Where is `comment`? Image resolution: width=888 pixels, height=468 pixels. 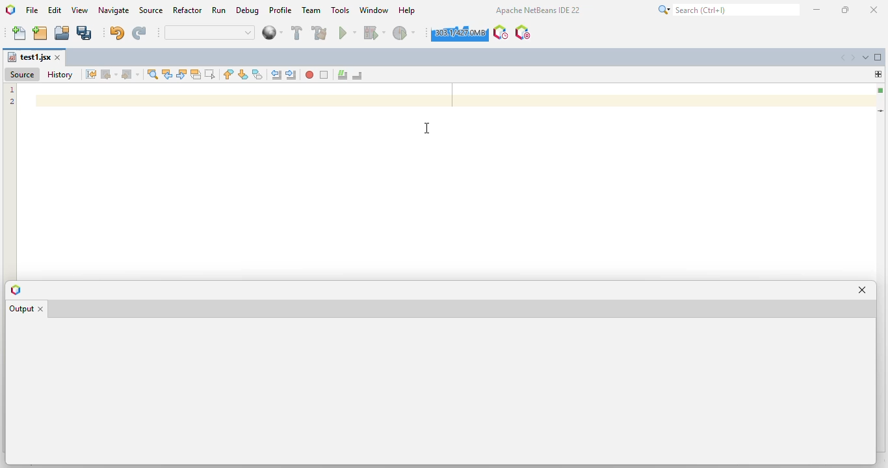 comment is located at coordinates (343, 75).